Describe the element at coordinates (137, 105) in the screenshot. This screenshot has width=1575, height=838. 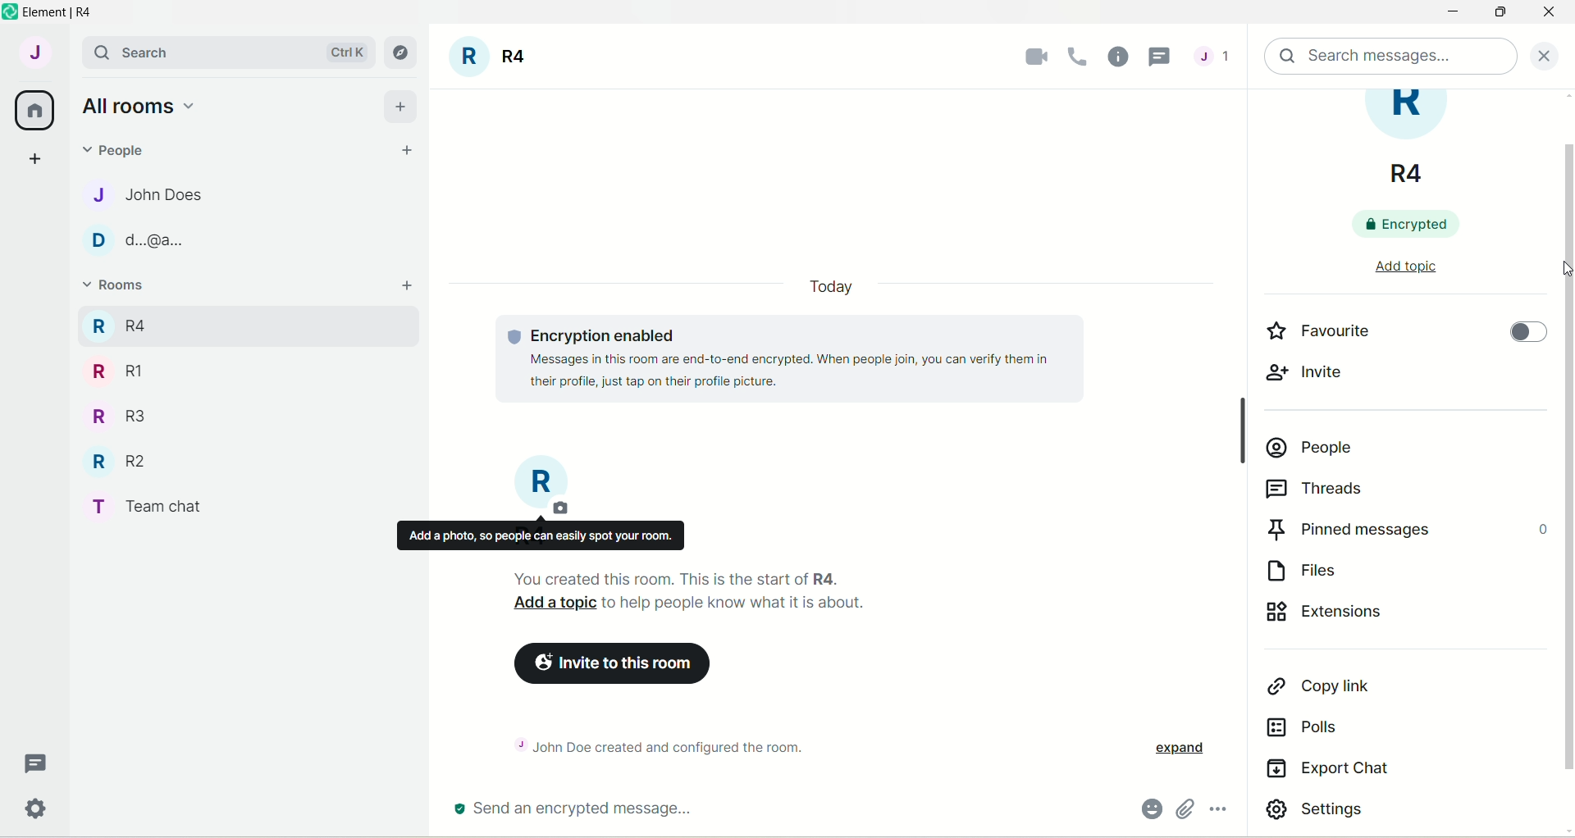
I see `all rooms` at that location.